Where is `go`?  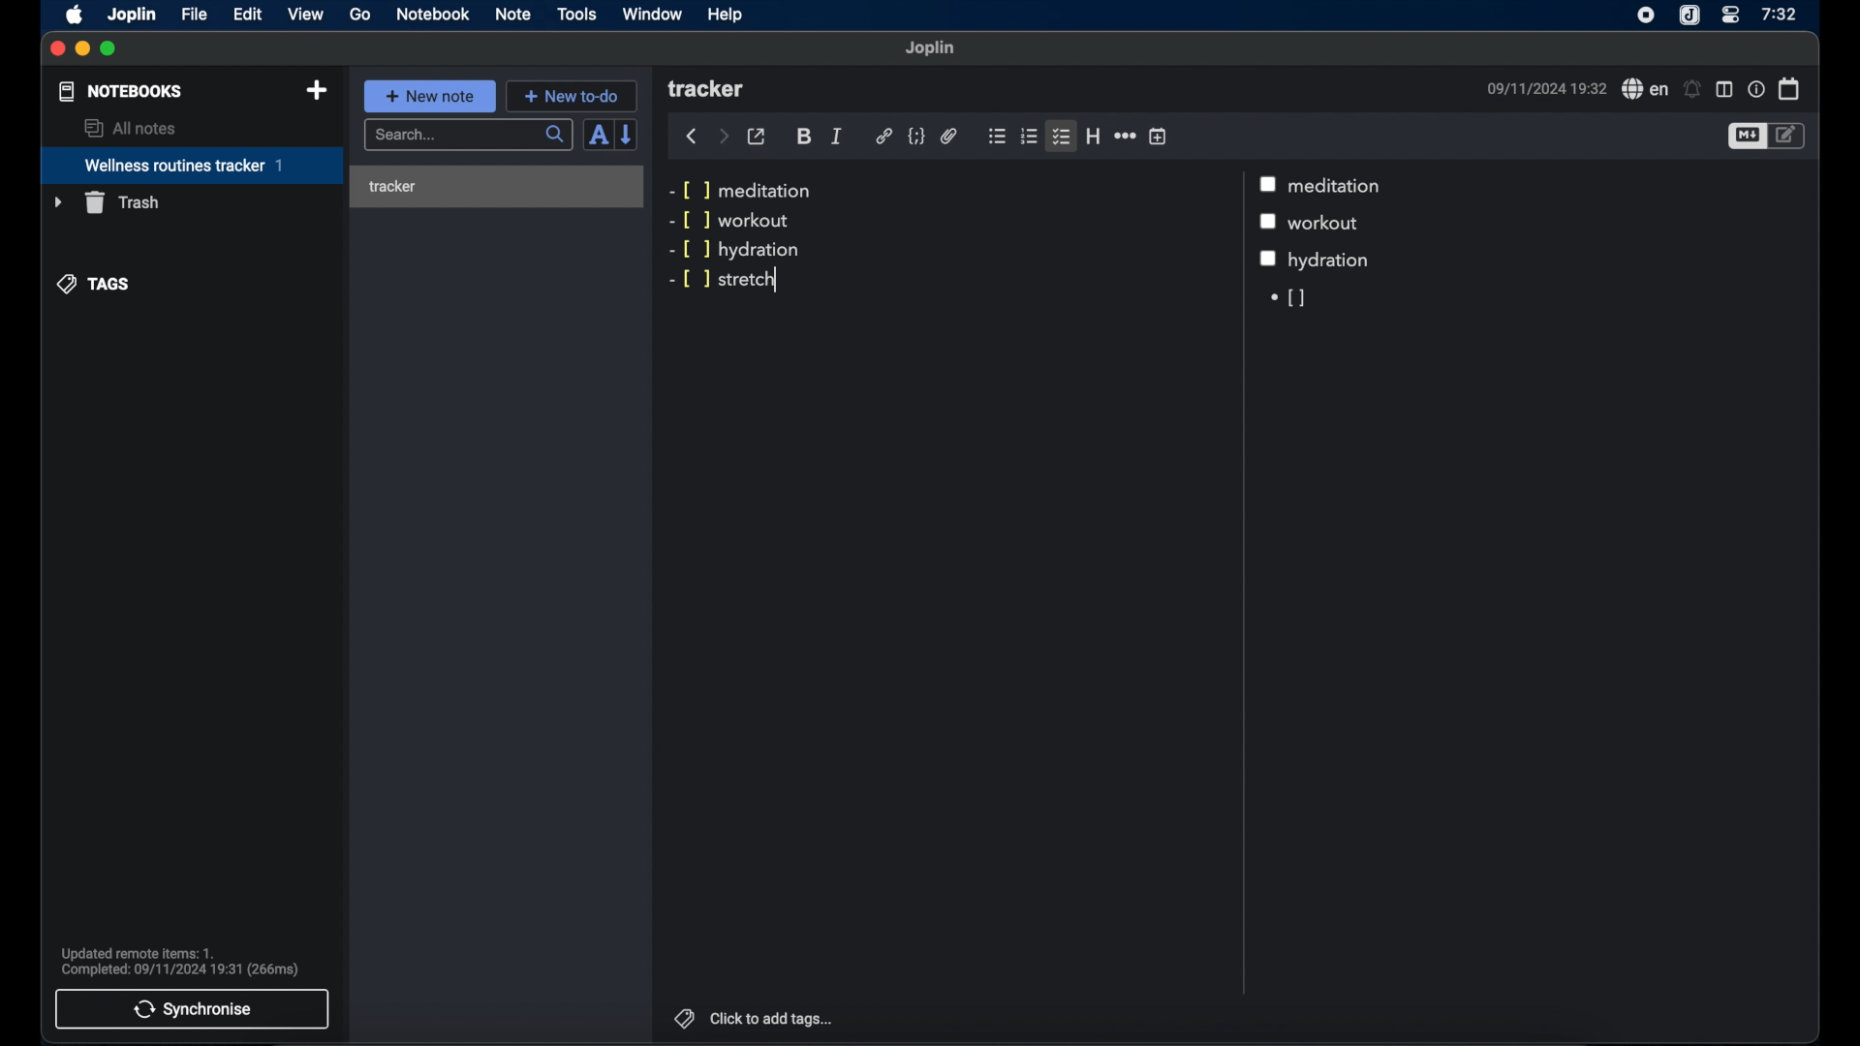
go is located at coordinates (360, 14).